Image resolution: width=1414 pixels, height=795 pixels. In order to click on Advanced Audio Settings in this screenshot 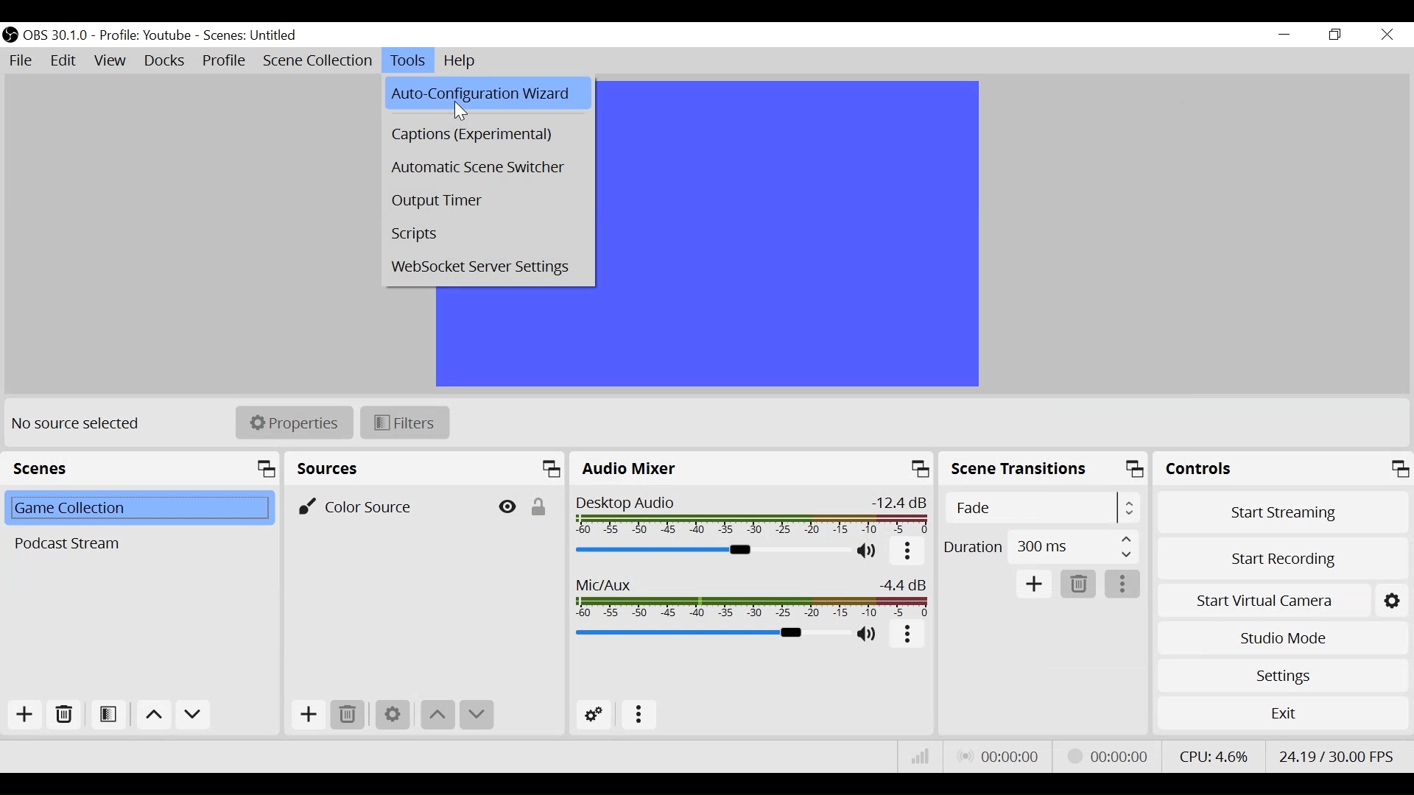, I will do `click(591, 715)`.